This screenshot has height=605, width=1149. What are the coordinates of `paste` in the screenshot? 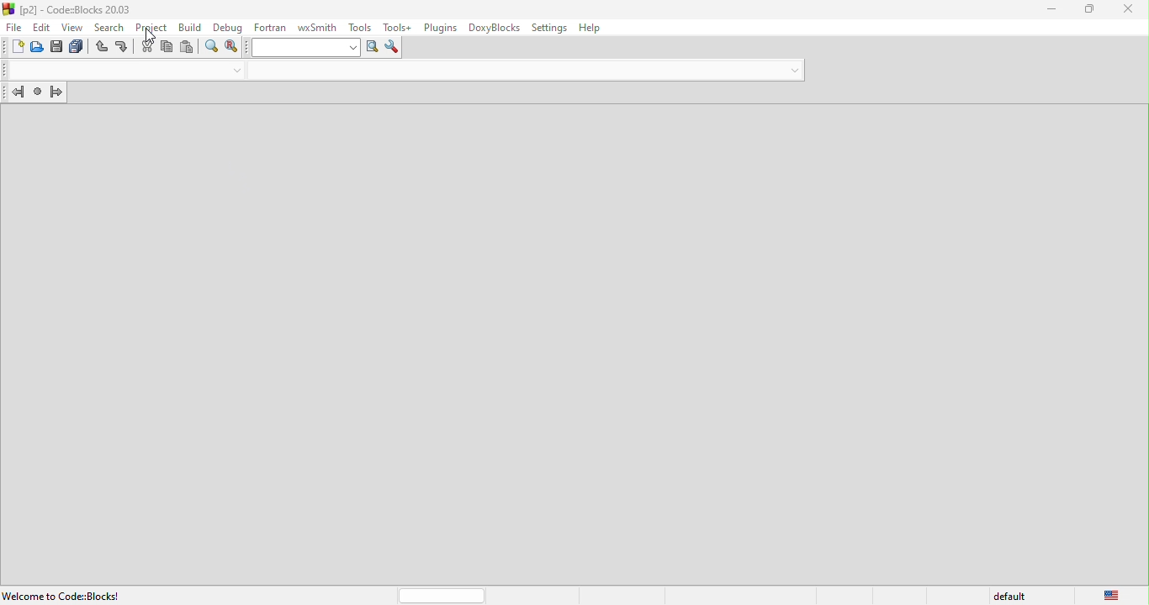 It's located at (187, 48).